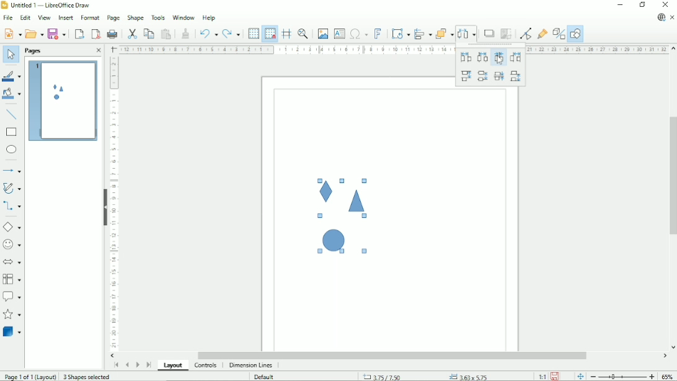  I want to click on Zoom & pan, so click(303, 34).